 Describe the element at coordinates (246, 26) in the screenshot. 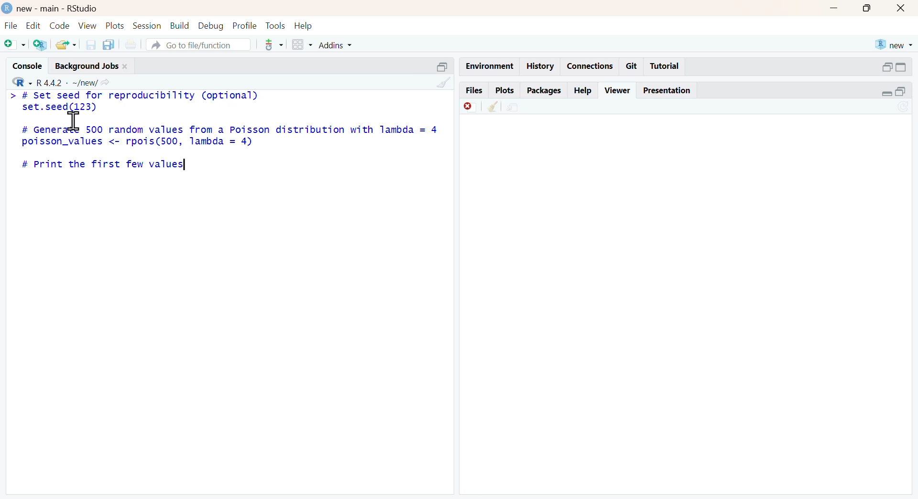

I see `ptofile` at that location.